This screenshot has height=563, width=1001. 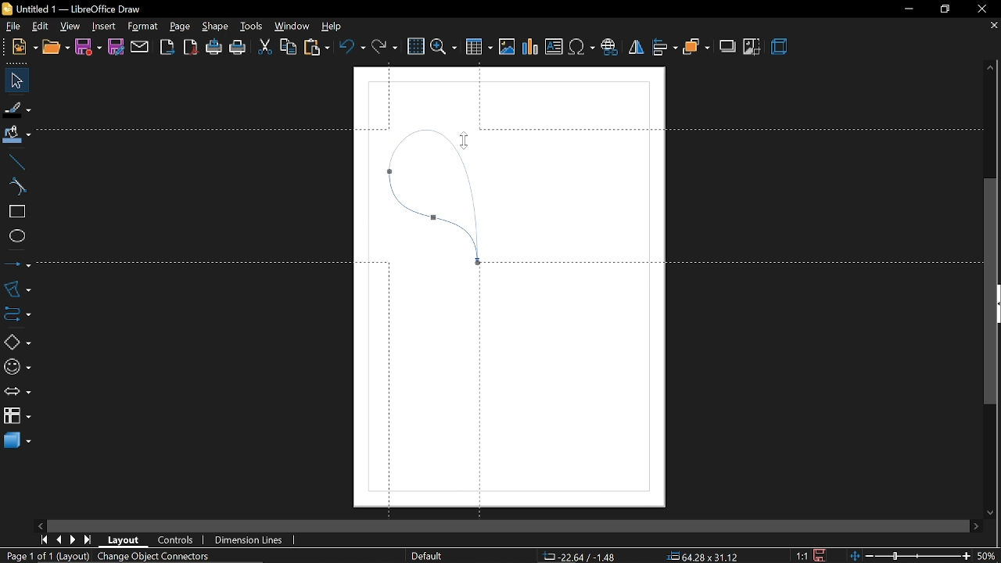 What do you see at coordinates (17, 417) in the screenshot?
I see `flowchart` at bounding box center [17, 417].